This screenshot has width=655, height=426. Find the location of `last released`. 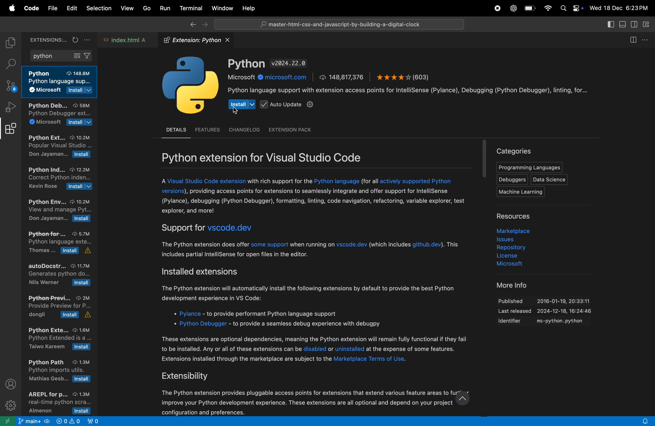

last released is located at coordinates (547, 312).